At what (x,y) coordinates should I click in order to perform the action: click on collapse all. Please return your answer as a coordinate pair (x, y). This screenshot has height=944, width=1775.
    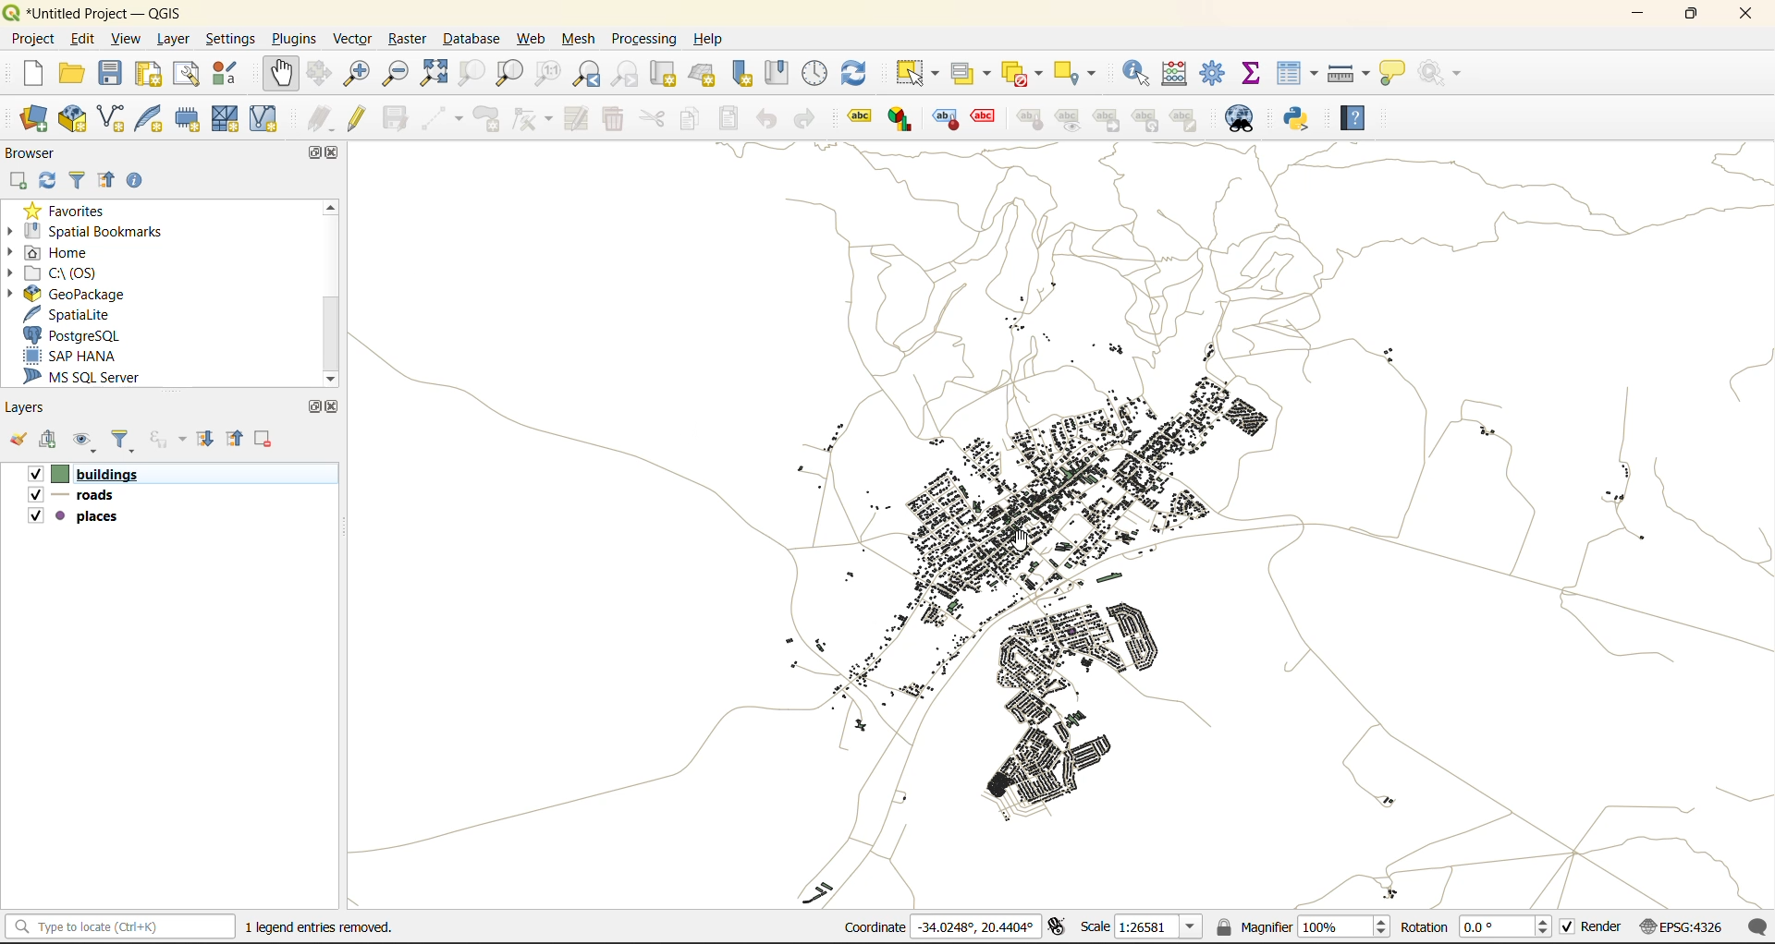
    Looking at the image, I should click on (111, 178).